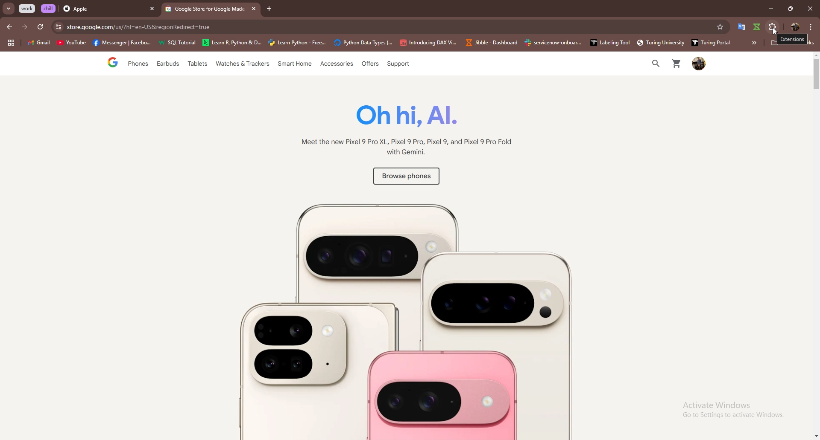 This screenshot has height=440, width=820. I want to click on tab groups, so click(11, 43).